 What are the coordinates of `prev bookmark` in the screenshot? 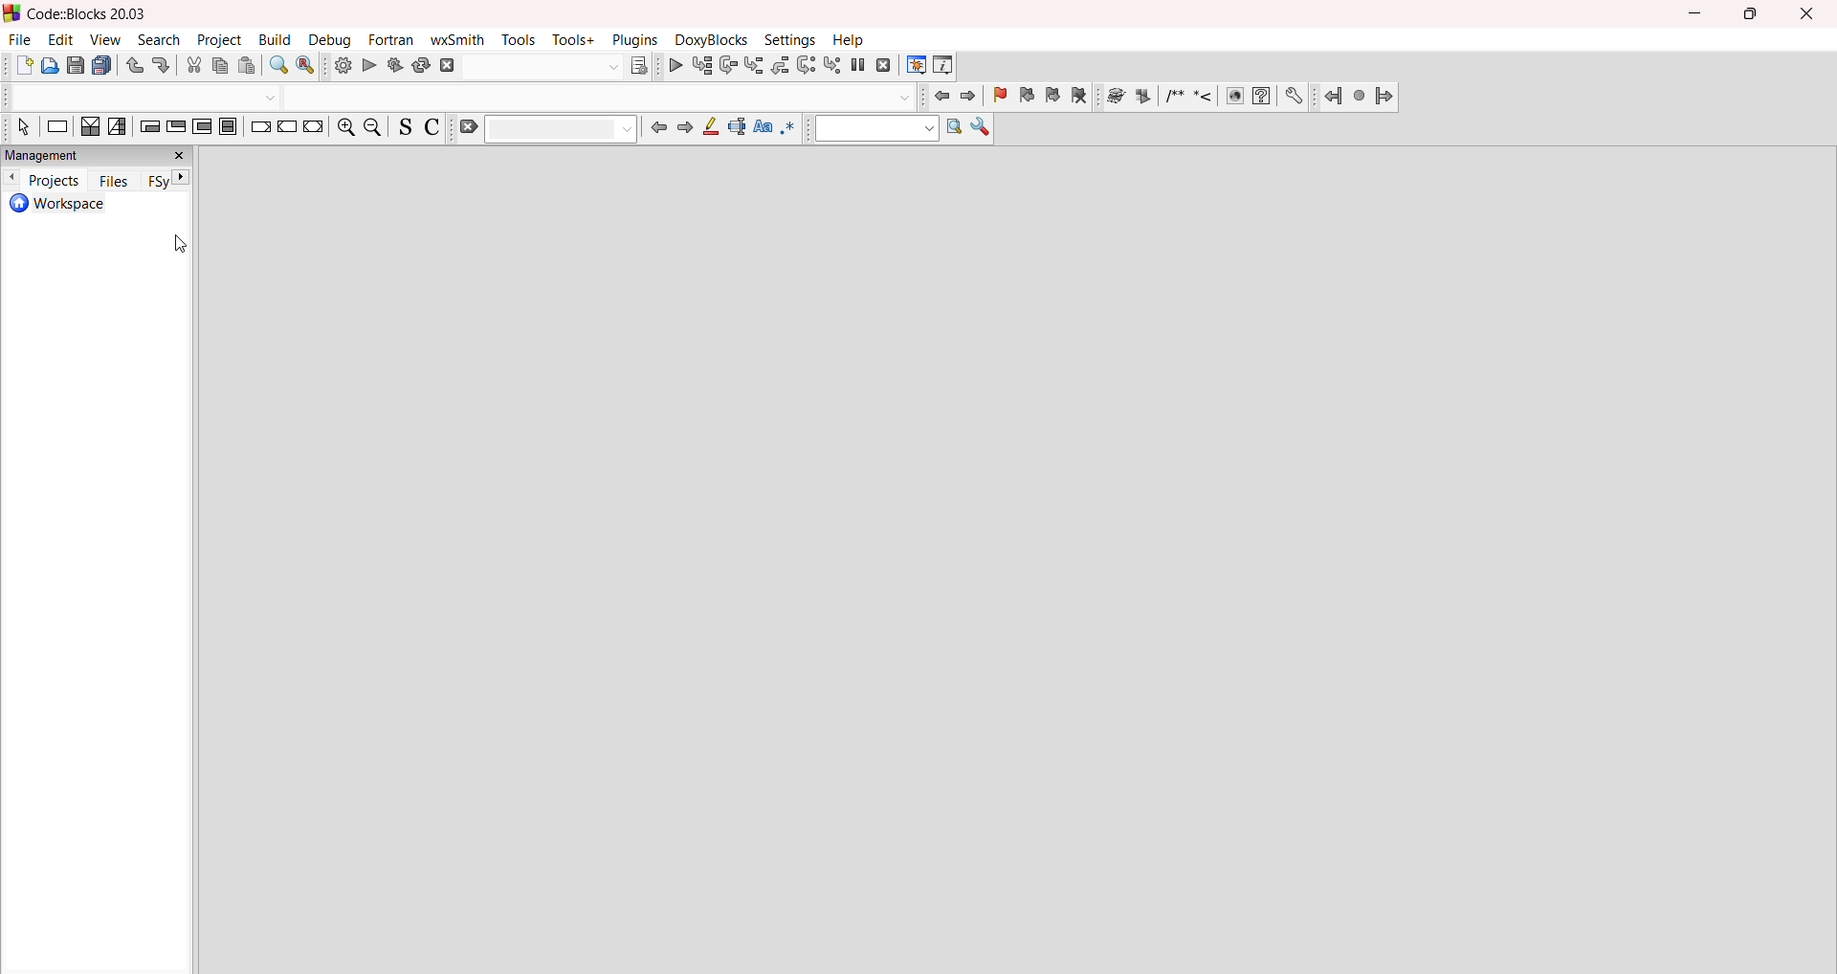 It's located at (1028, 99).